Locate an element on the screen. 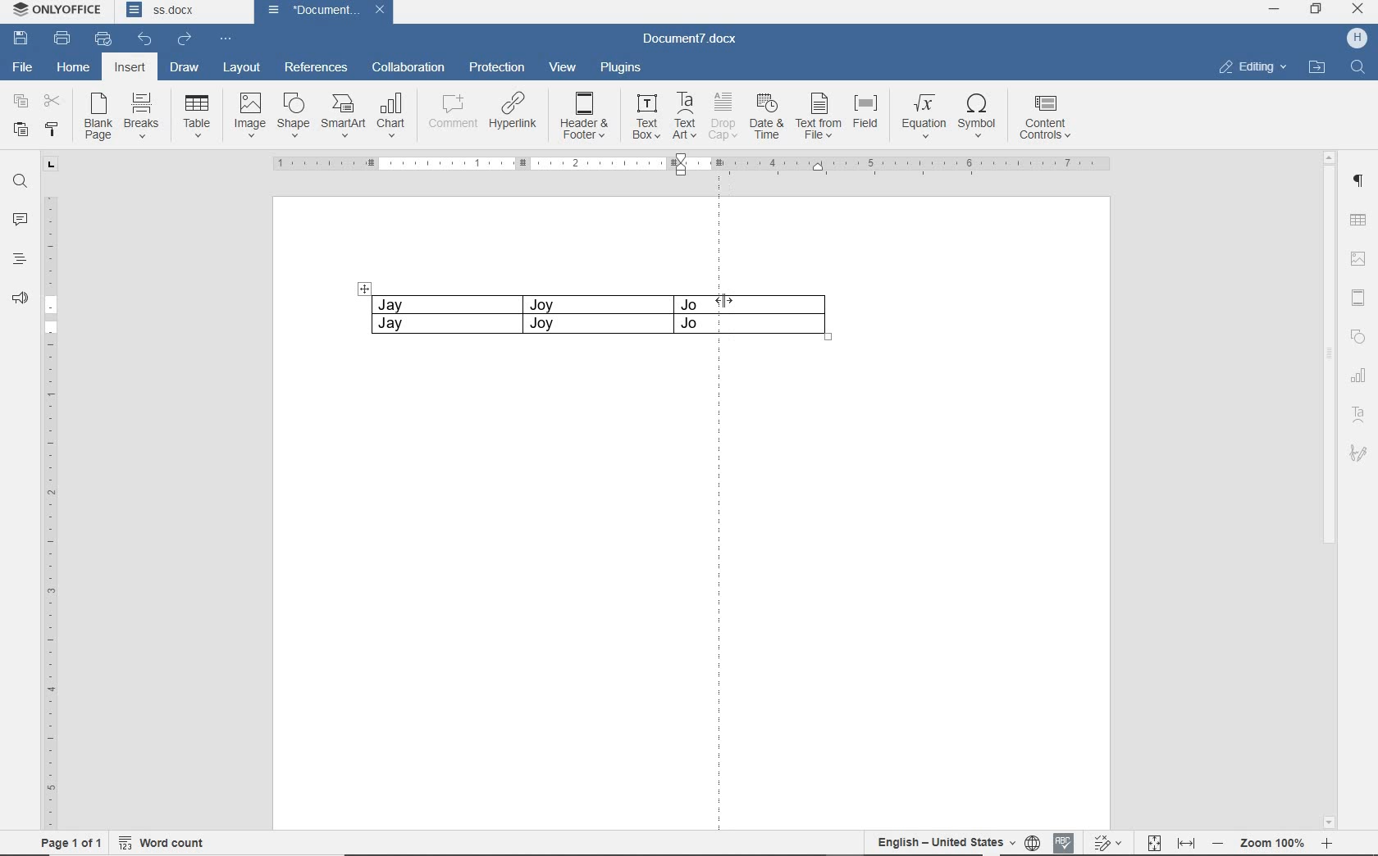  SMARTART is located at coordinates (342, 116).